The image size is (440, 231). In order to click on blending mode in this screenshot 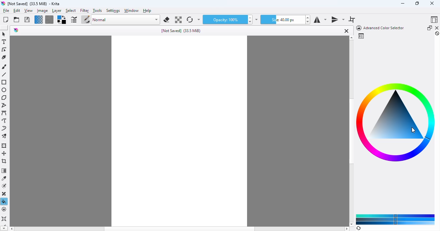, I will do `click(126, 20)`.